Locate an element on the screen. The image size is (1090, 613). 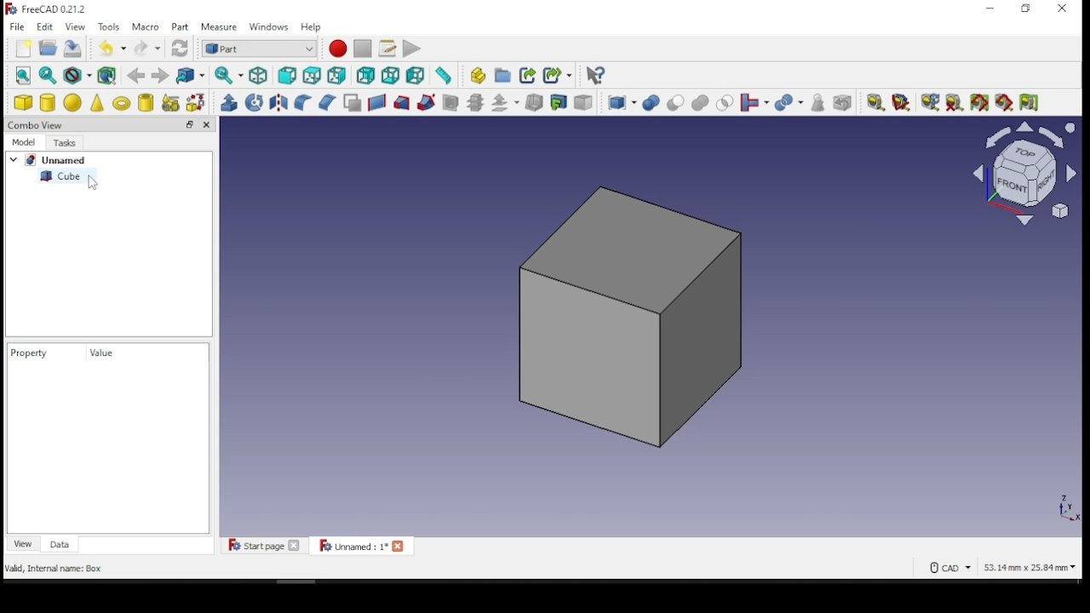
top is located at coordinates (314, 76).